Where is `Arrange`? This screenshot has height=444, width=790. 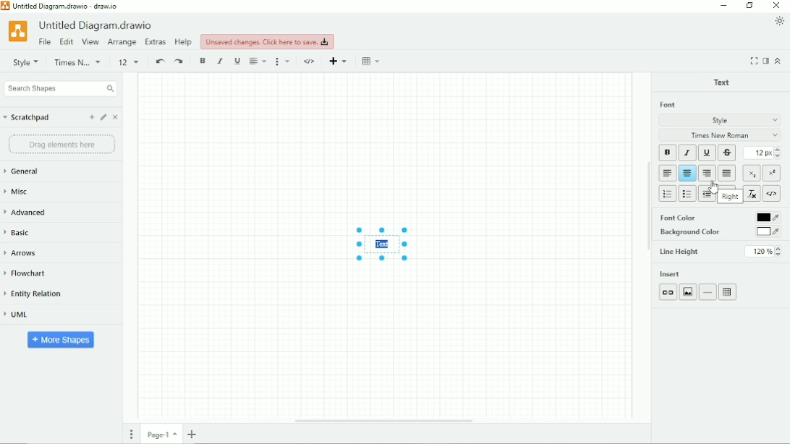 Arrange is located at coordinates (122, 43).